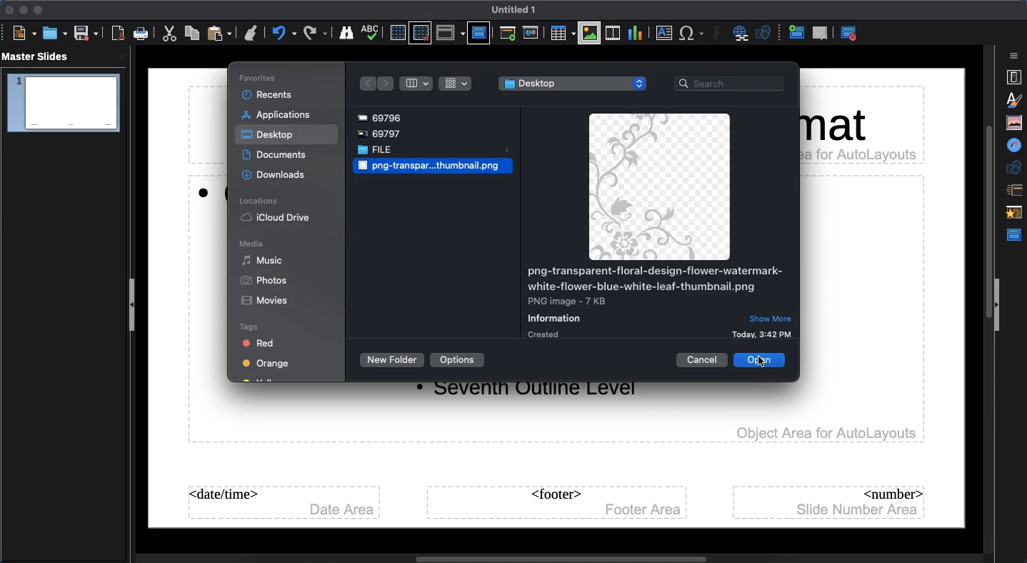 This screenshot has width=1027, height=563. What do you see at coordinates (569, 301) in the screenshot?
I see `PNG image - 7 KB` at bounding box center [569, 301].